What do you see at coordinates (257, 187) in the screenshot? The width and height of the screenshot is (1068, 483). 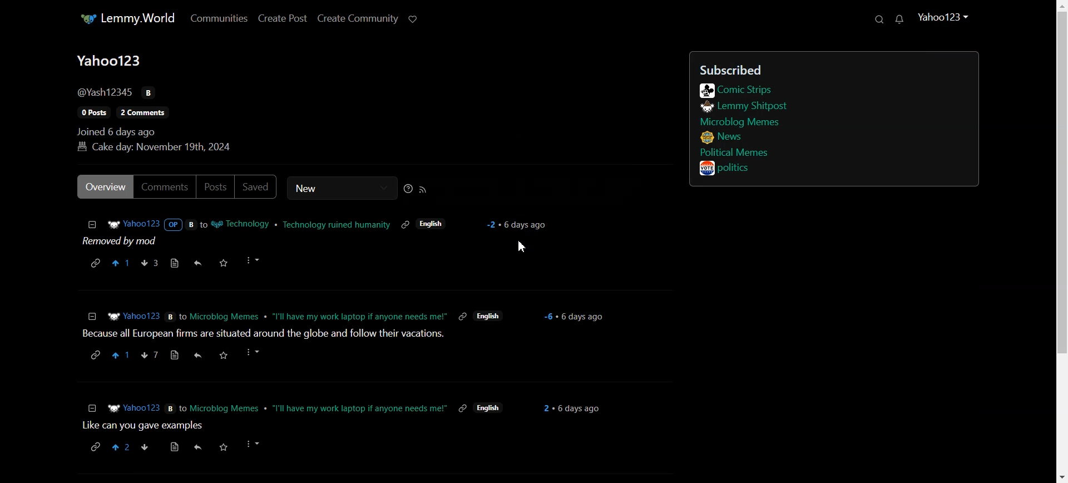 I see `Saved` at bounding box center [257, 187].